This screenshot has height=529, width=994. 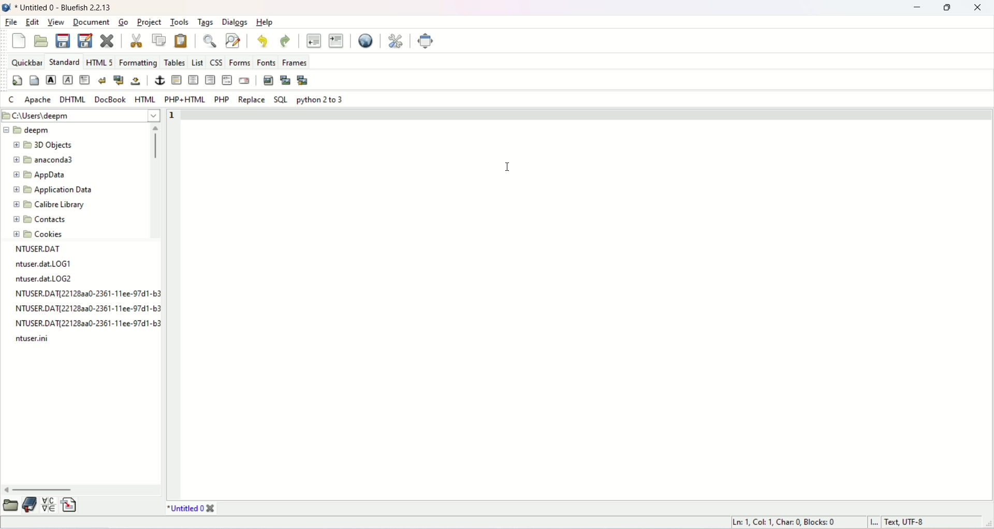 What do you see at coordinates (85, 295) in the screenshot?
I see `text` at bounding box center [85, 295].